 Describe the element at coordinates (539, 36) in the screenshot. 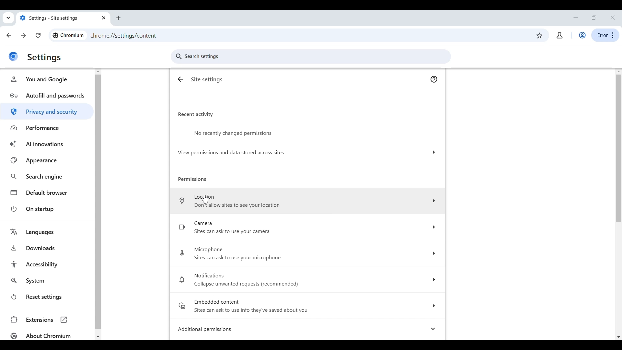

I see `Bookmark` at that location.